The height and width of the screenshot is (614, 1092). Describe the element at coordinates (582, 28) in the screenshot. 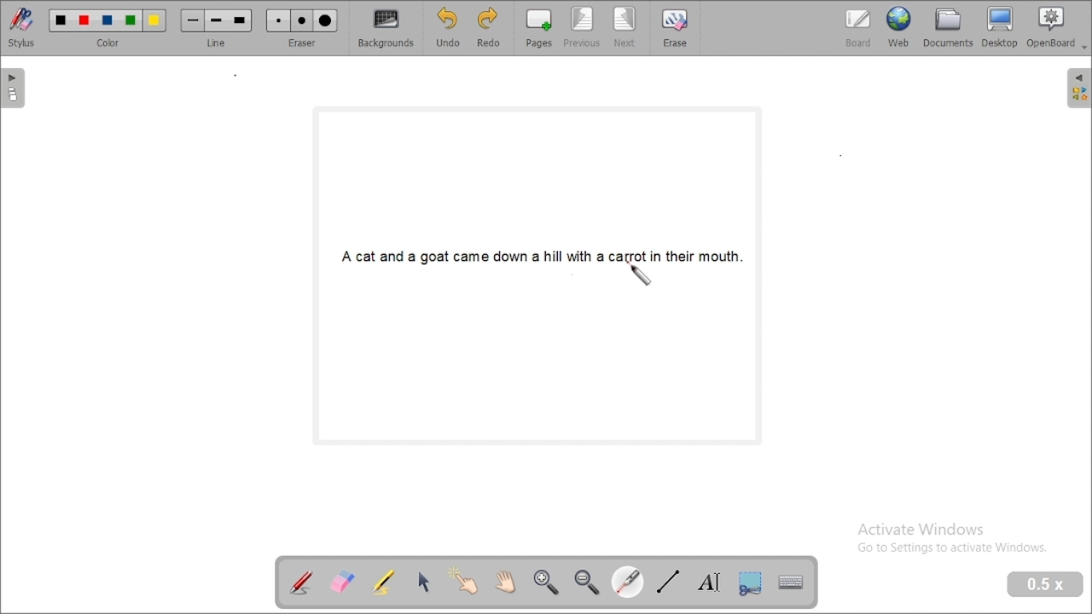

I see `previous` at that location.